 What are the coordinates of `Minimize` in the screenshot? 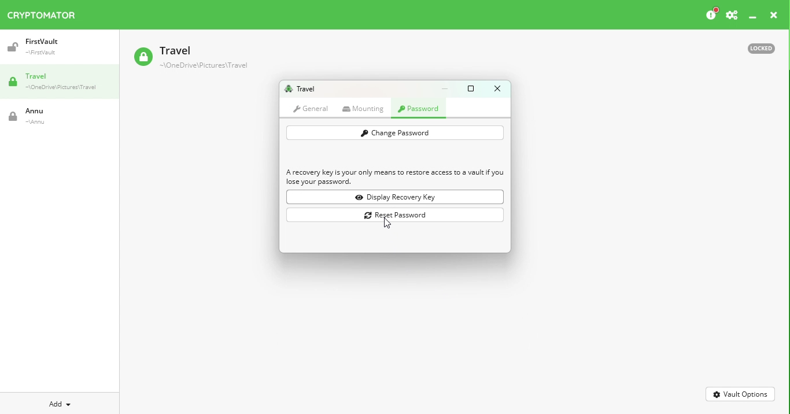 It's located at (448, 88).